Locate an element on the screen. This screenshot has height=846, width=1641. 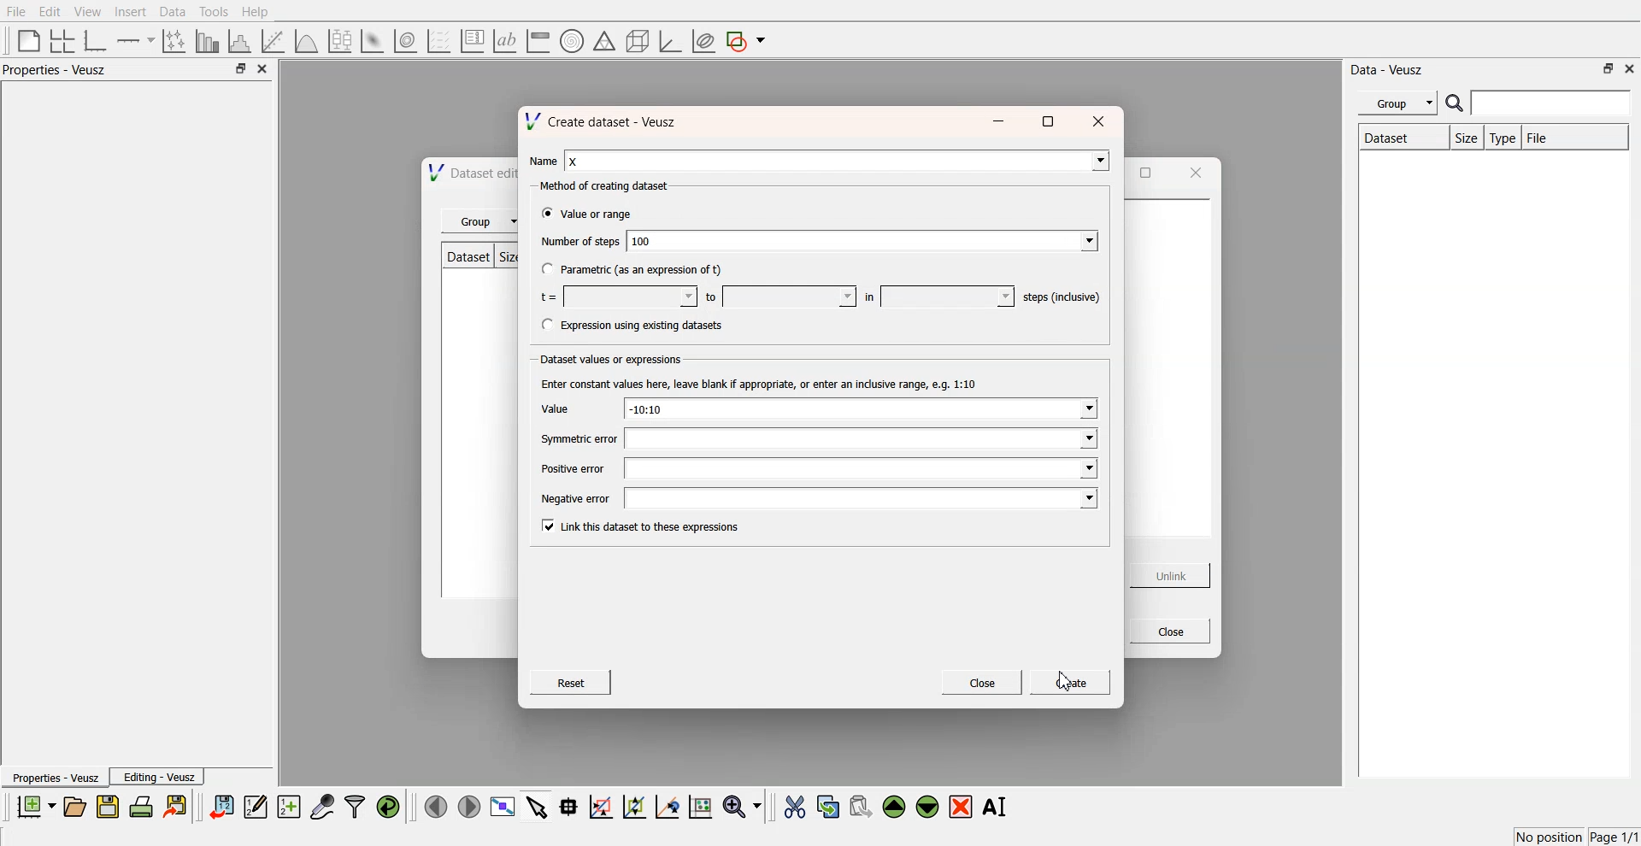
reload the data points is located at coordinates (389, 808).